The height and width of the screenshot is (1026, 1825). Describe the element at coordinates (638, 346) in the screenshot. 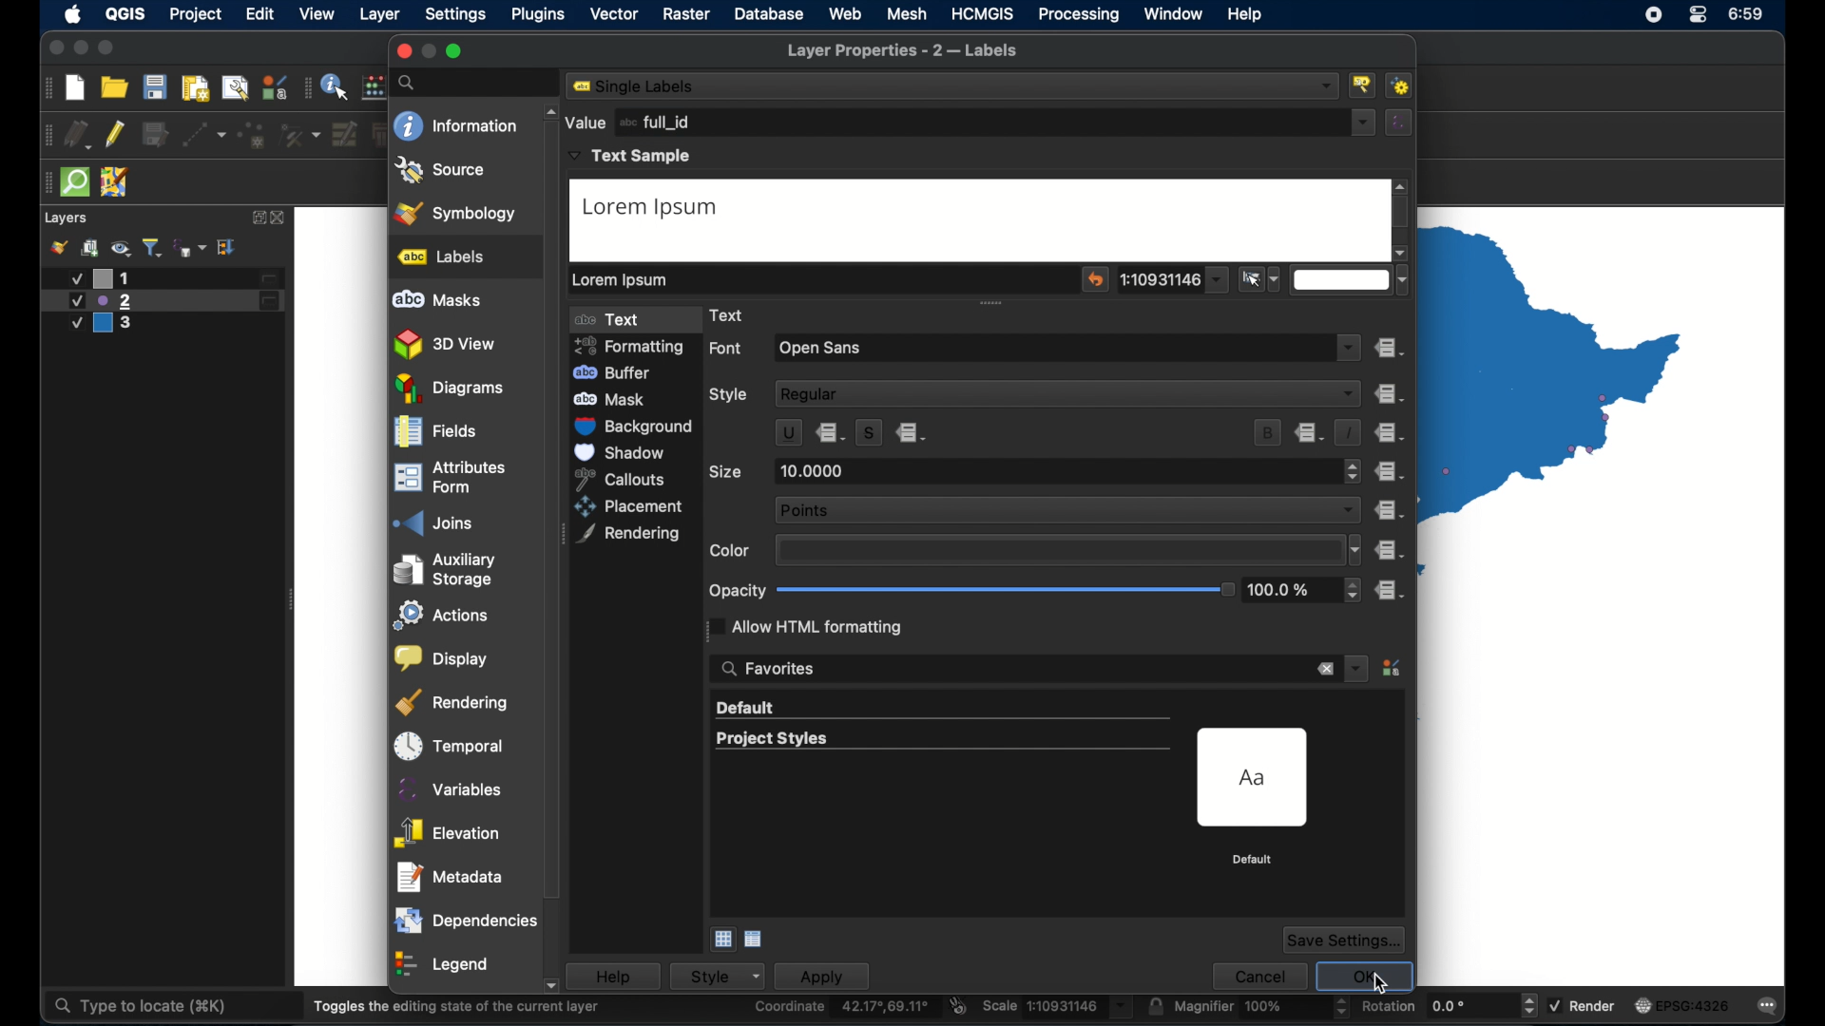

I see `formatting` at that location.